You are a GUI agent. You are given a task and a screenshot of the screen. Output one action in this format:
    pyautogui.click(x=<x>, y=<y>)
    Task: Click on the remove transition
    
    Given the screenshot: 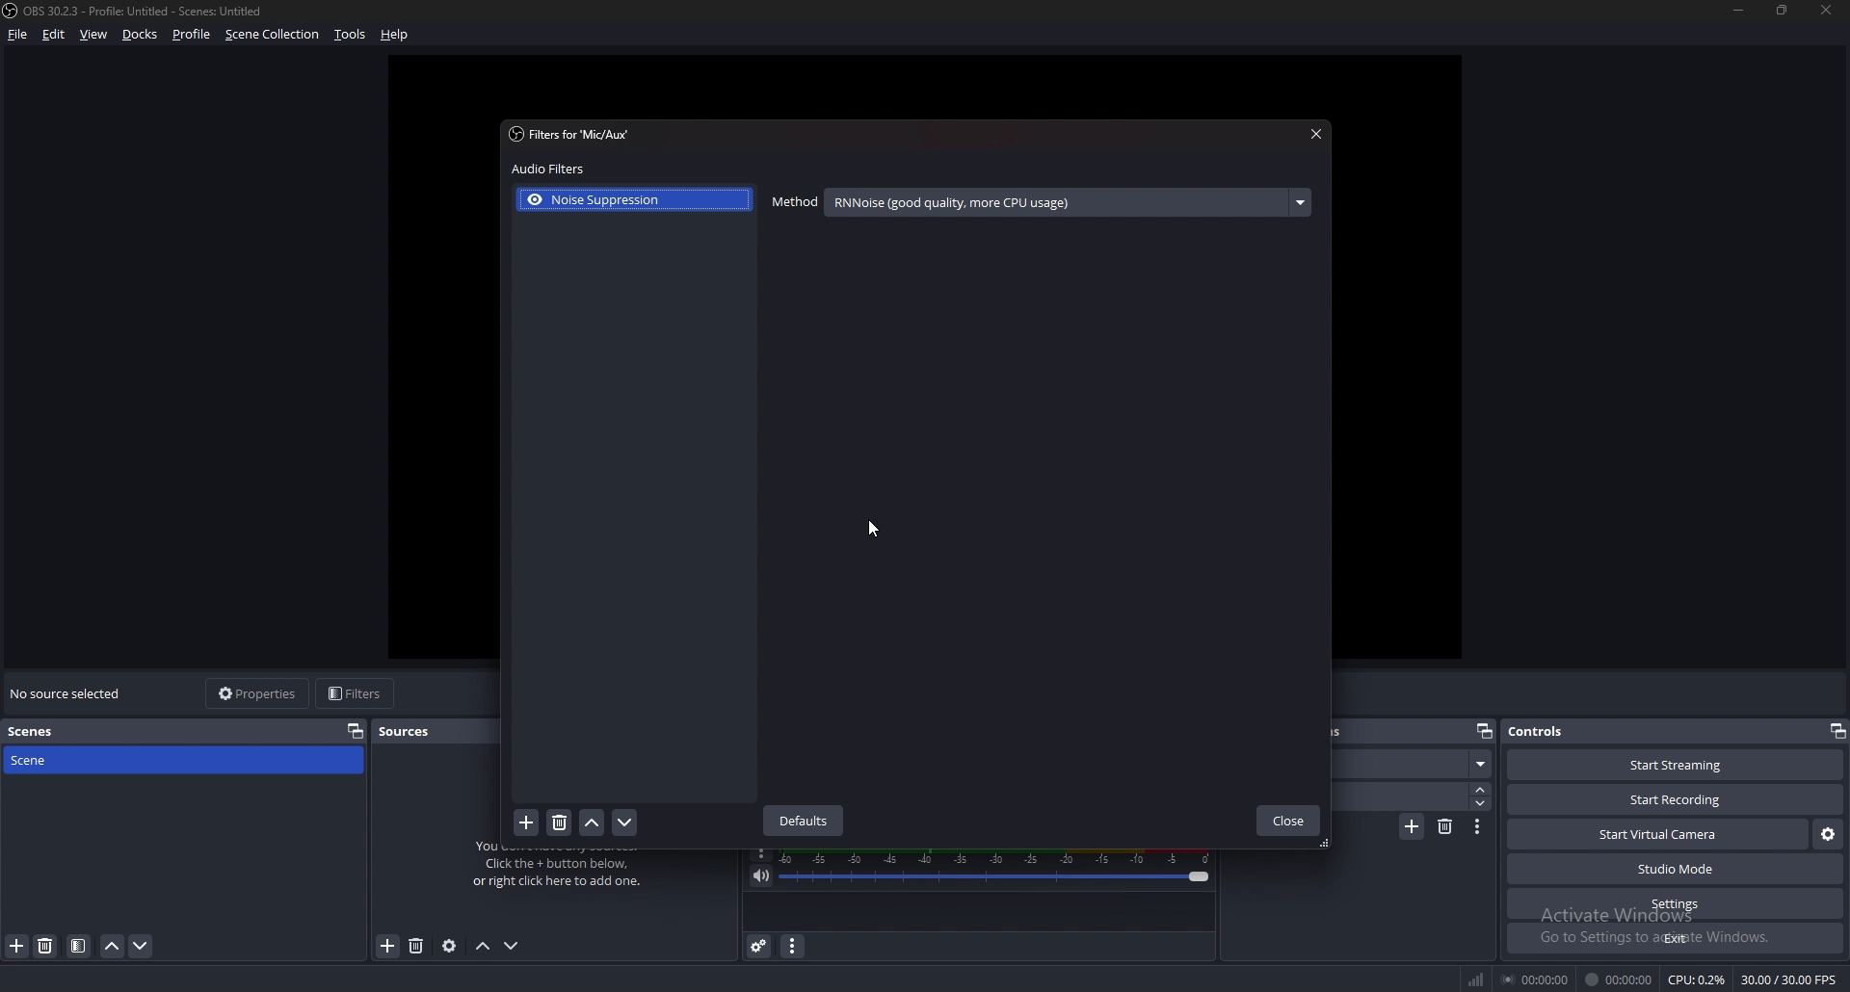 What is the action you would take?
    pyautogui.click(x=1446, y=829)
    